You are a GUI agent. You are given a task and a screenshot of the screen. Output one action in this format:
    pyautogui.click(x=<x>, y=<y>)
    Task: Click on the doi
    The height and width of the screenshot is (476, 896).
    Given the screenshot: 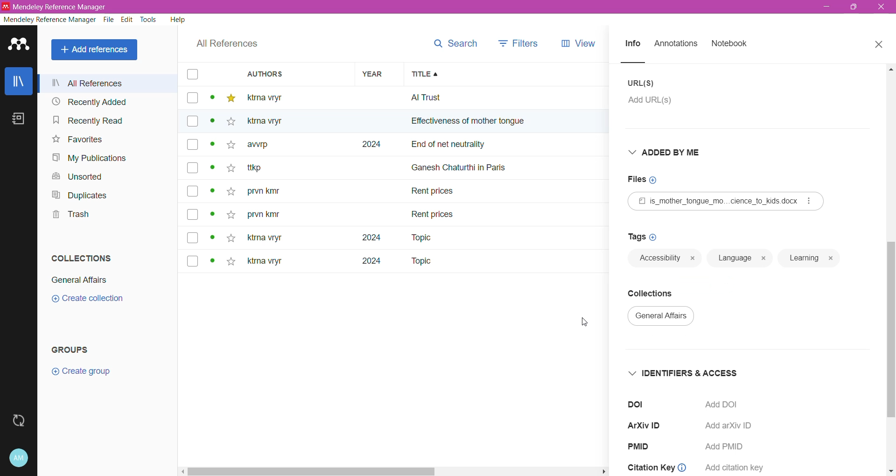 What is the action you would take?
    pyautogui.click(x=637, y=406)
    